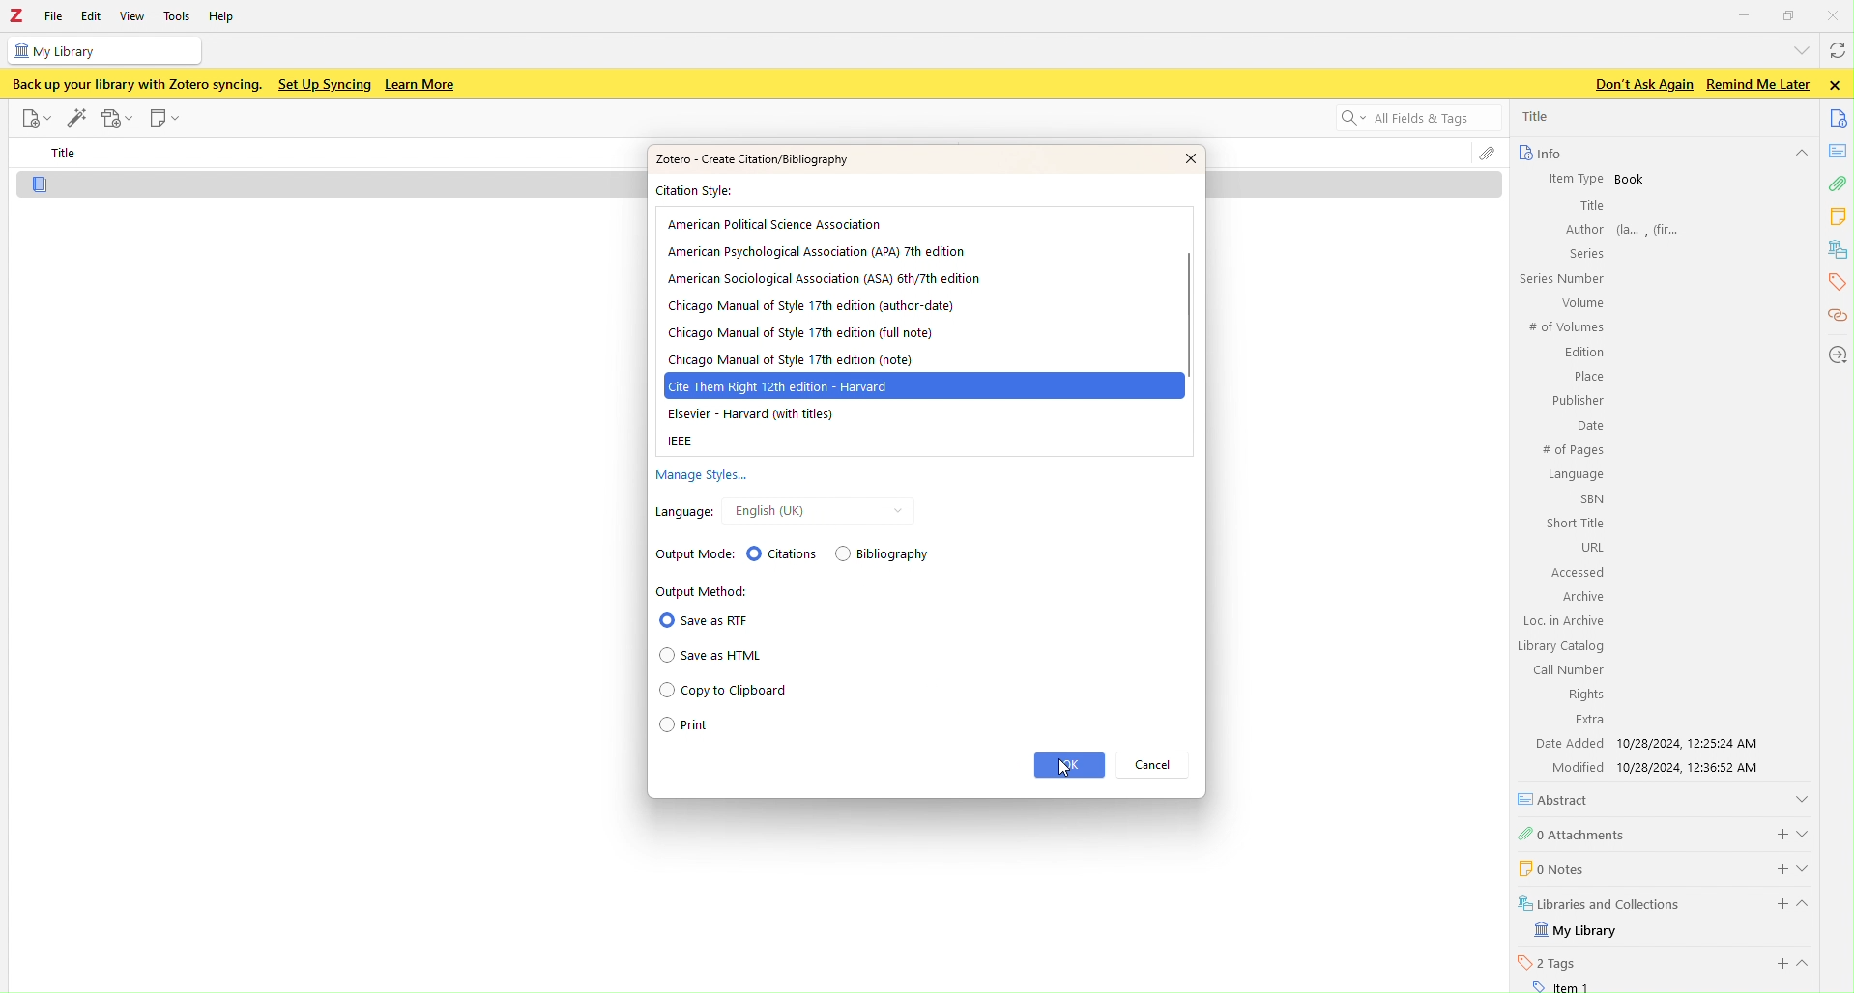 Image resolution: width=1854 pixels, height=993 pixels. What do you see at coordinates (1757, 84) in the screenshot?
I see `Remind Me Later` at bounding box center [1757, 84].